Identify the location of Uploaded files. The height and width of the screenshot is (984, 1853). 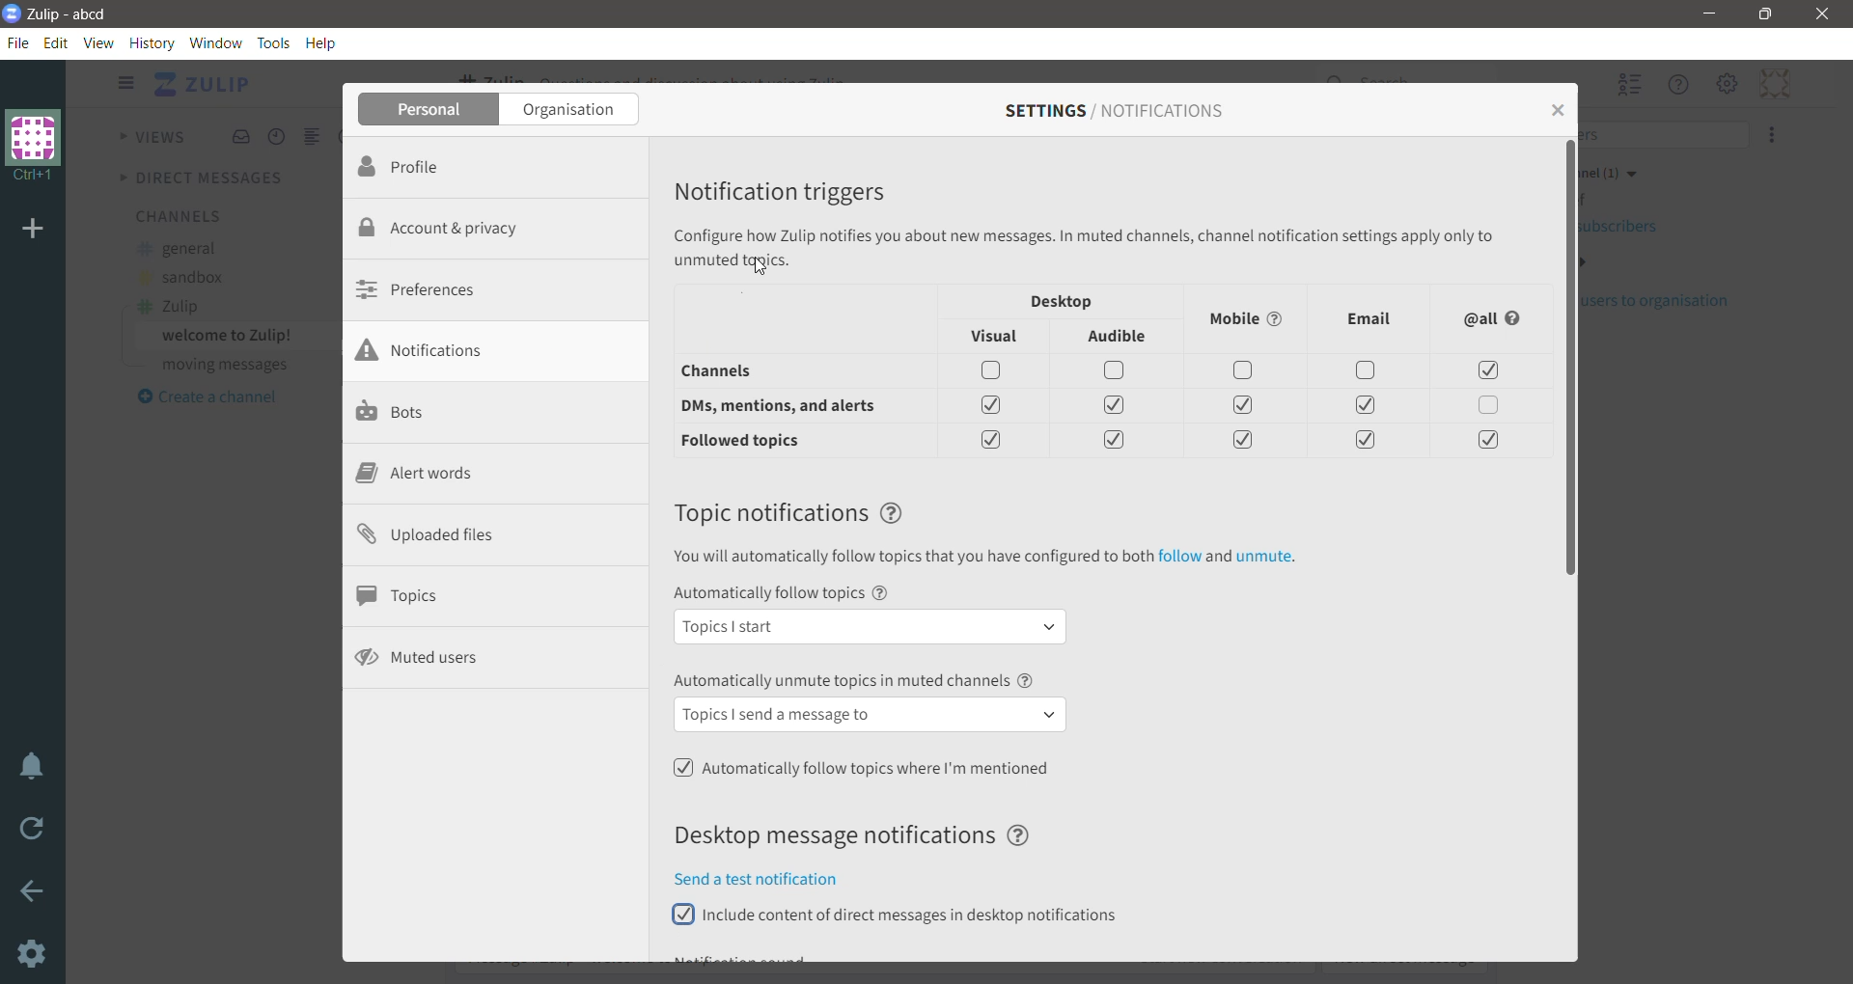
(441, 536).